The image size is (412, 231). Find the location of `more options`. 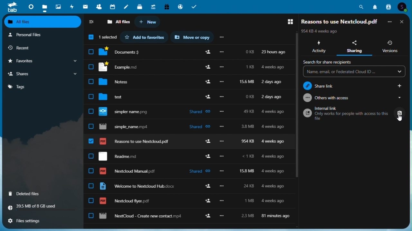

more options is located at coordinates (223, 201).